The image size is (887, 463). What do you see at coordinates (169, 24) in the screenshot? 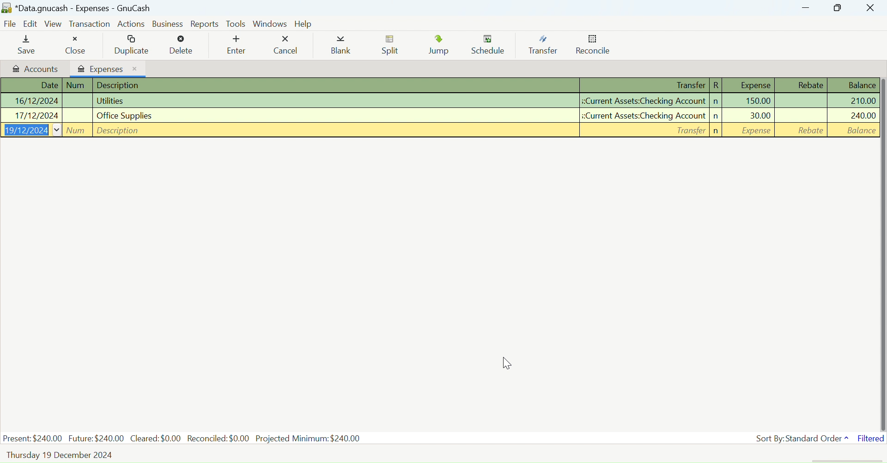
I see `Business` at bounding box center [169, 24].